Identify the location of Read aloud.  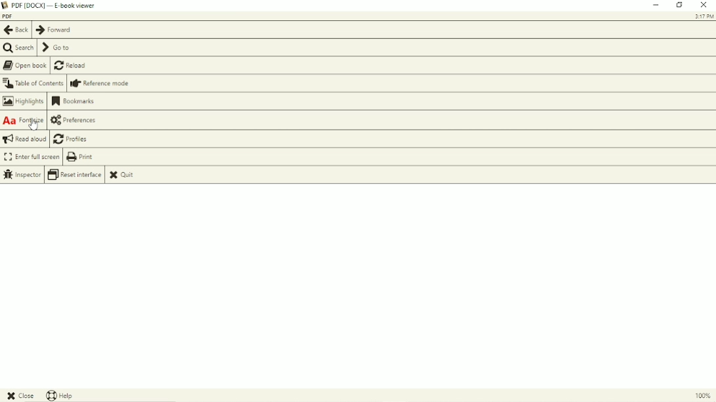
(25, 139).